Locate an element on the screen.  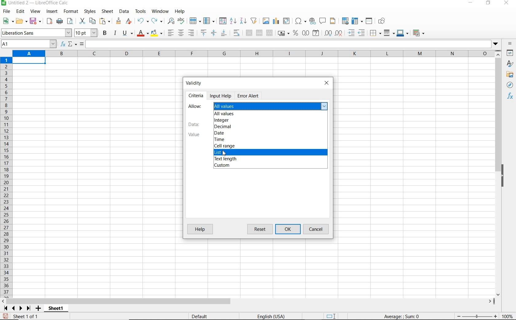
custom is located at coordinates (222, 166).